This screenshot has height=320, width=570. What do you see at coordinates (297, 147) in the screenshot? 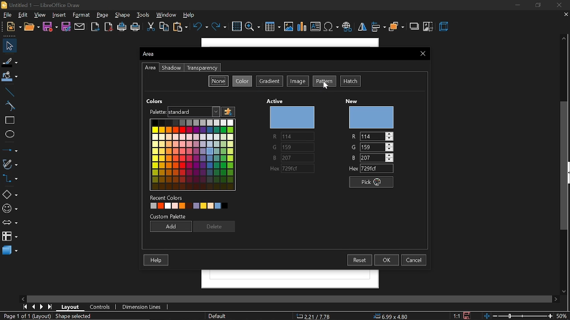
I see `159` at bounding box center [297, 147].